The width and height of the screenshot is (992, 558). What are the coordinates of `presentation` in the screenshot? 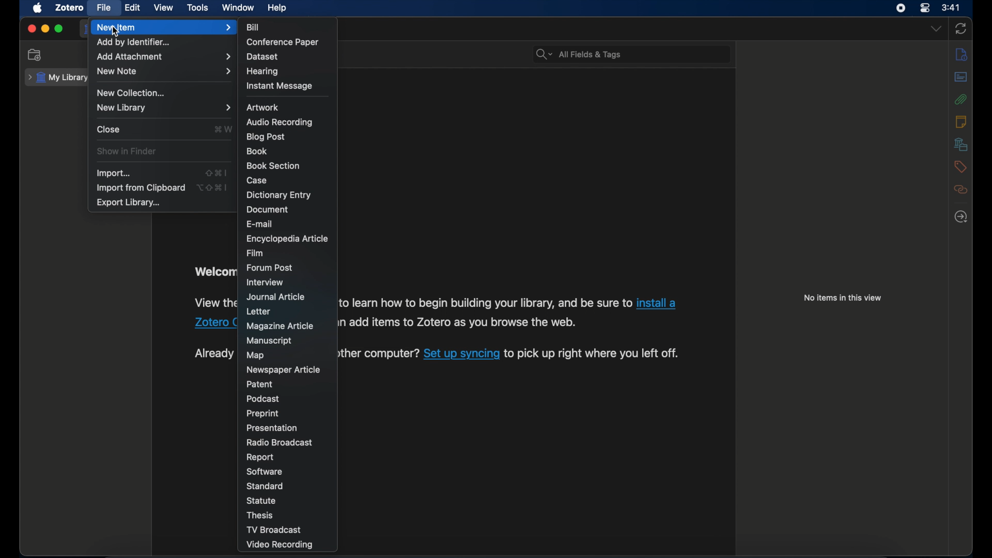 It's located at (272, 428).